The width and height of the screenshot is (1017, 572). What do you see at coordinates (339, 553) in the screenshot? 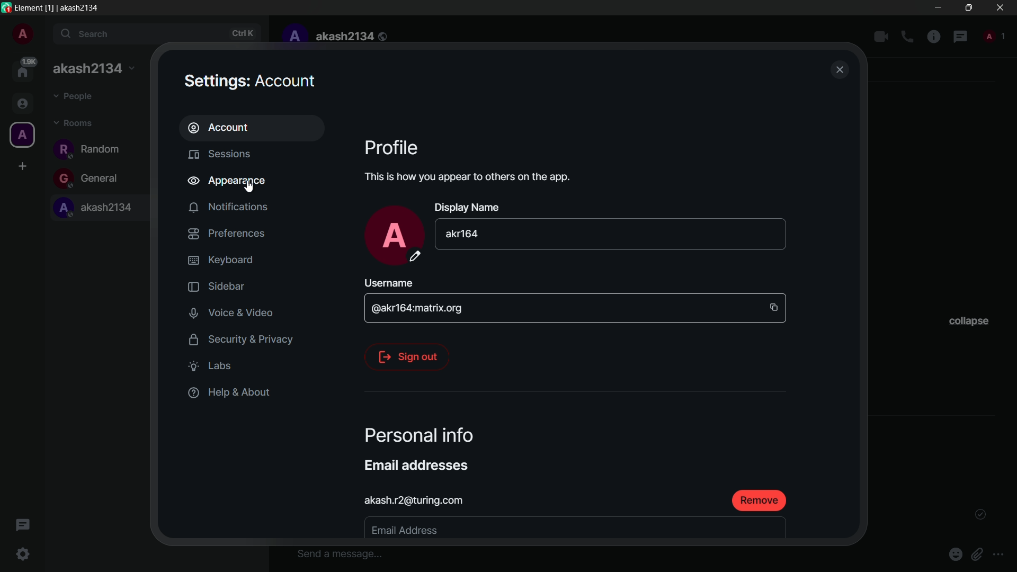
I see `input message` at bounding box center [339, 553].